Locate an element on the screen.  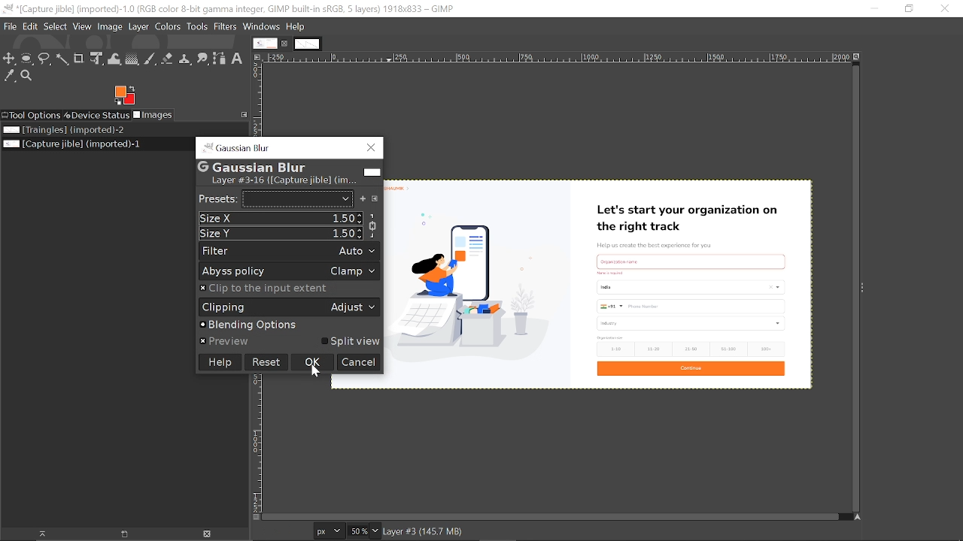
Select is located at coordinates (56, 28).